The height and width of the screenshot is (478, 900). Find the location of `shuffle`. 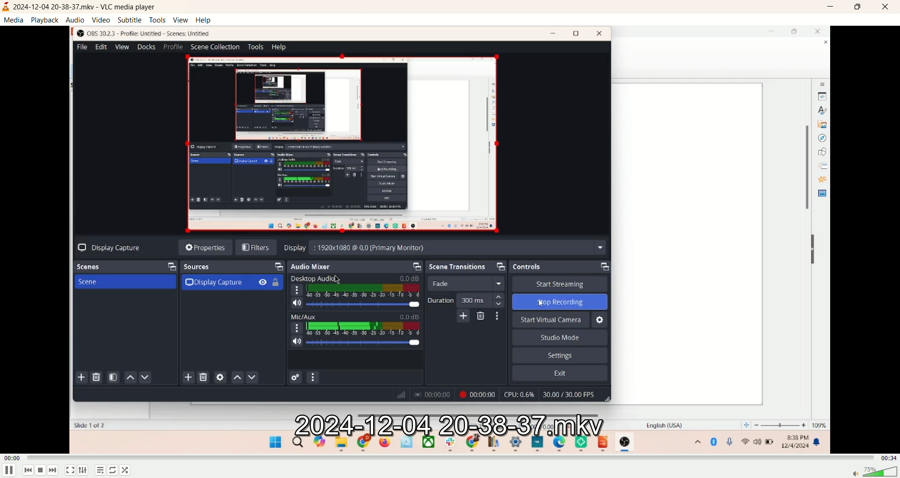

shuffle is located at coordinates (113, 470).